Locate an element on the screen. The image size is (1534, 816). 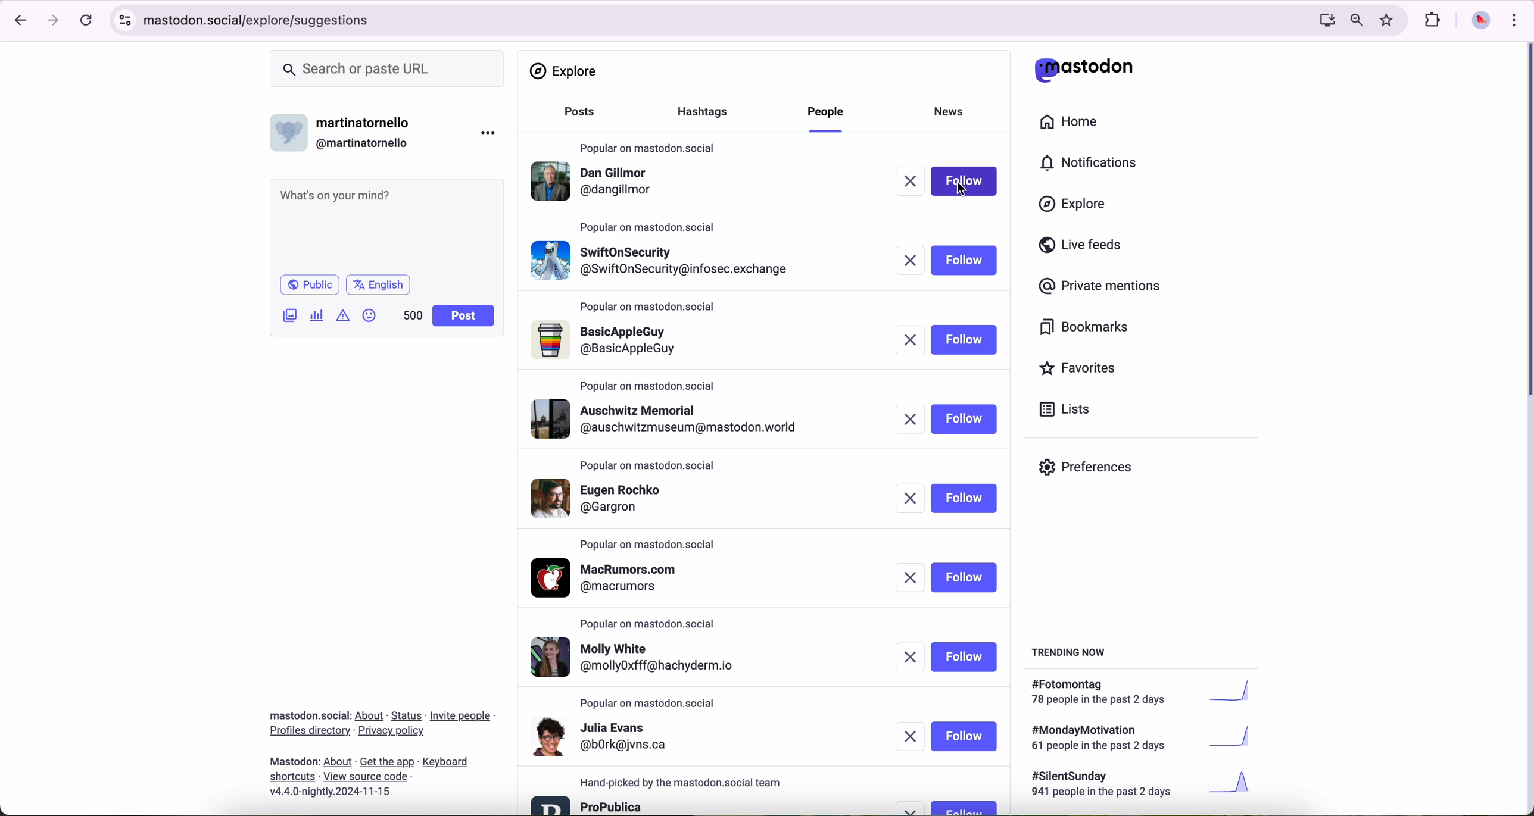
about is located at coordinates (382, 749).